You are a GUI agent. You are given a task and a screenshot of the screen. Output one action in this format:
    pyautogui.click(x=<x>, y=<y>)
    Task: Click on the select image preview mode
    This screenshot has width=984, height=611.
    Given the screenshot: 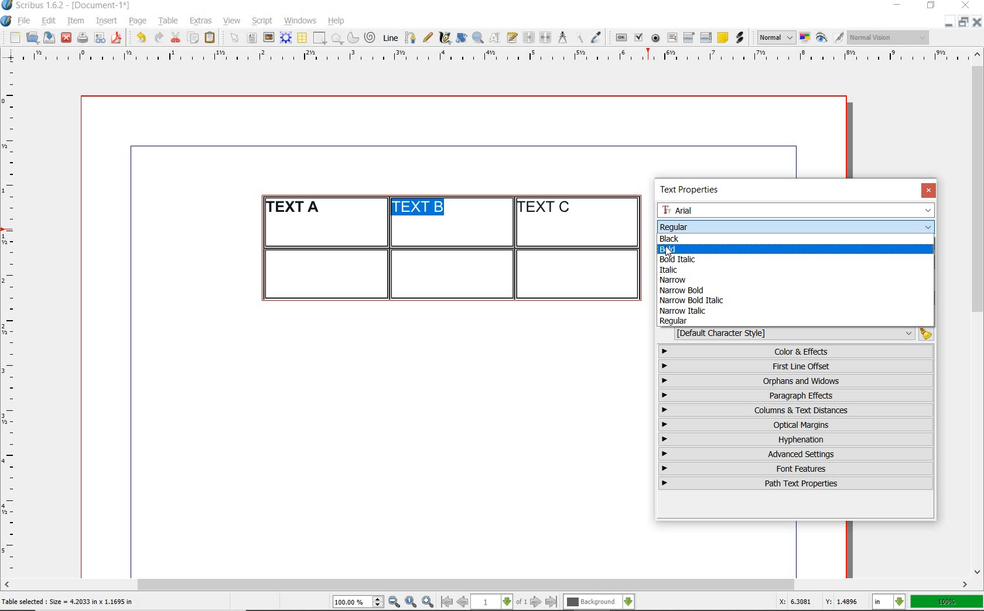 What is the action you would take?
    pyautogui.click(x=775, y=38)
    